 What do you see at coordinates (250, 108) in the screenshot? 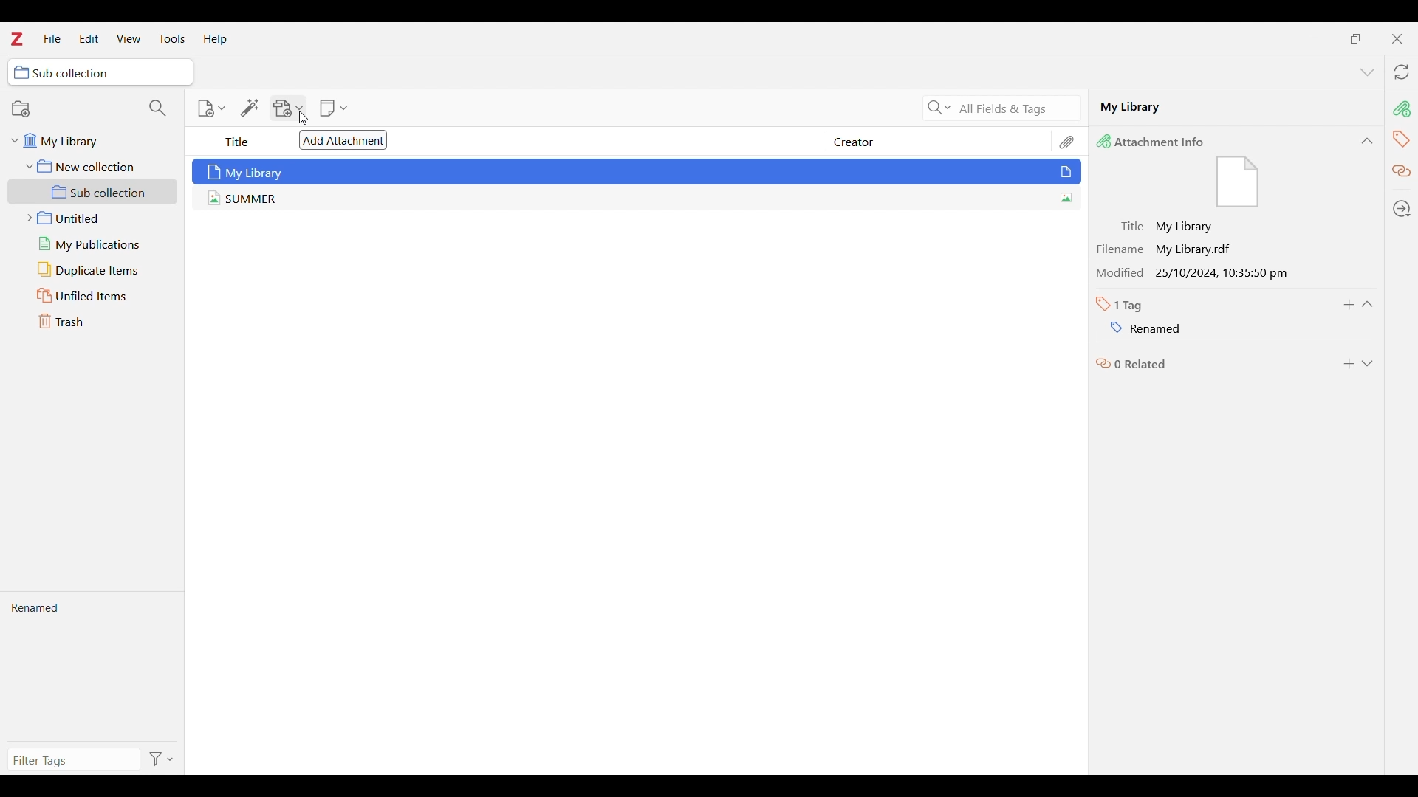
I see `Add item/s by identifier` at bounding box center [250, 108].